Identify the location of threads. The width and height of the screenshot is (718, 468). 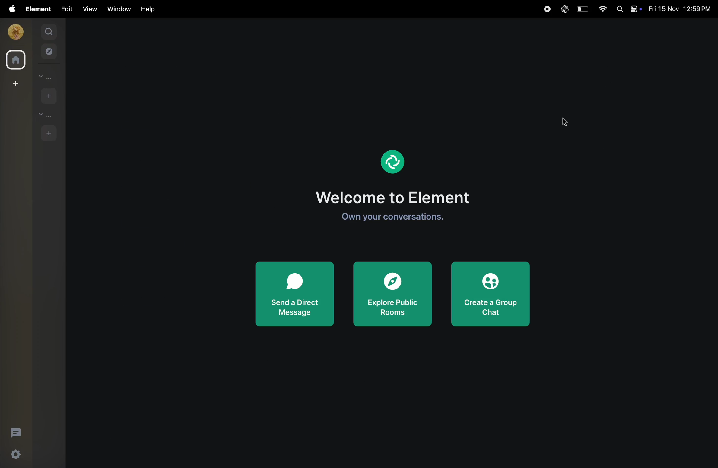
(16, 432).